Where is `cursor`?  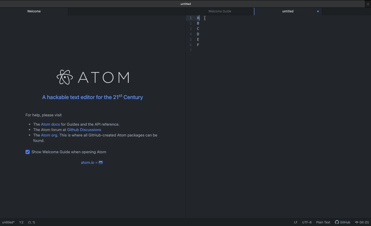
cursor is located at coordinates (205, 18).